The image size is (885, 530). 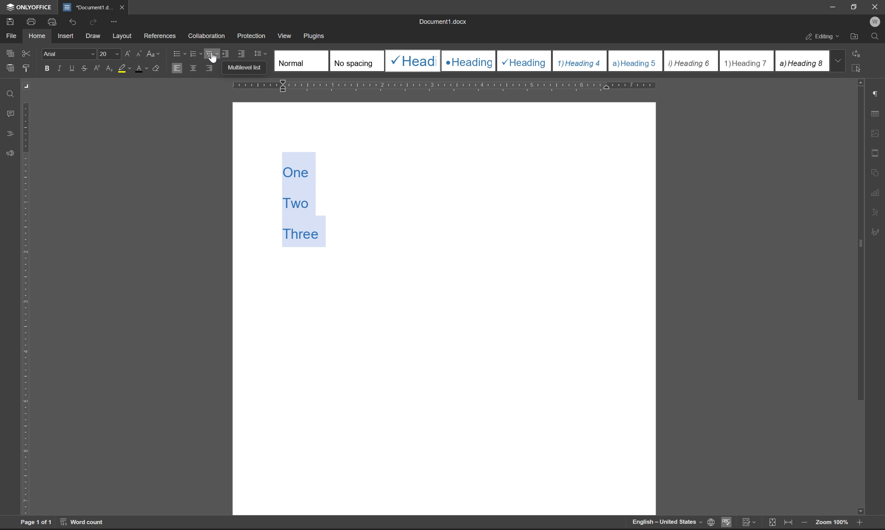 I want to click on Heading 2, so click(x=468, y=61).